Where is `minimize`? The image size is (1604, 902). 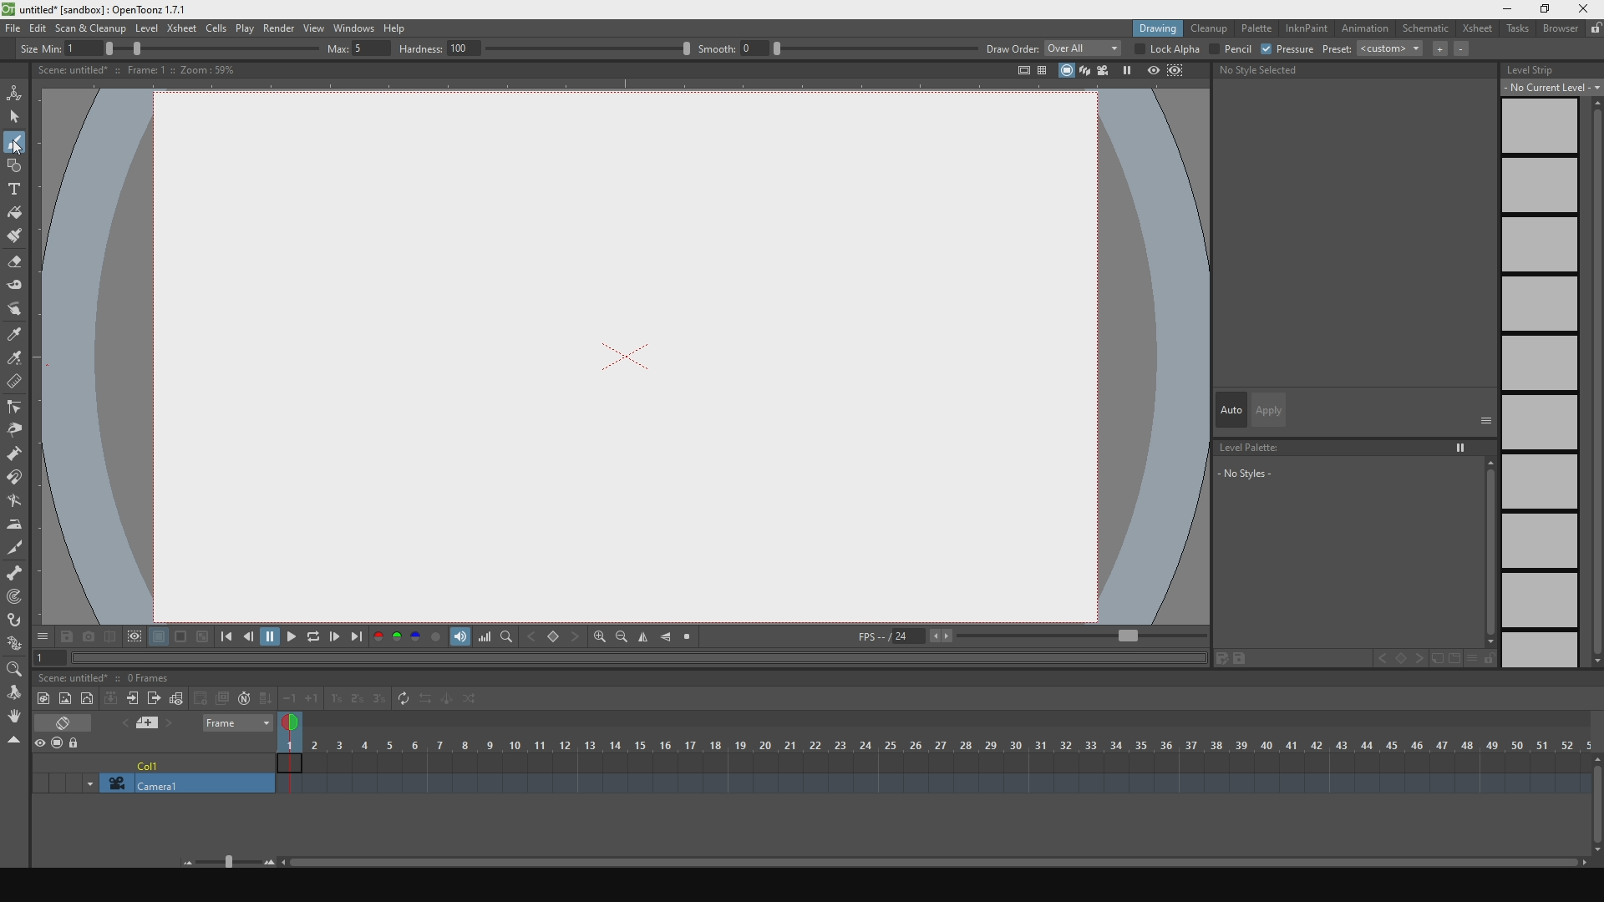
minimize is located at coordinates (1507, 8).